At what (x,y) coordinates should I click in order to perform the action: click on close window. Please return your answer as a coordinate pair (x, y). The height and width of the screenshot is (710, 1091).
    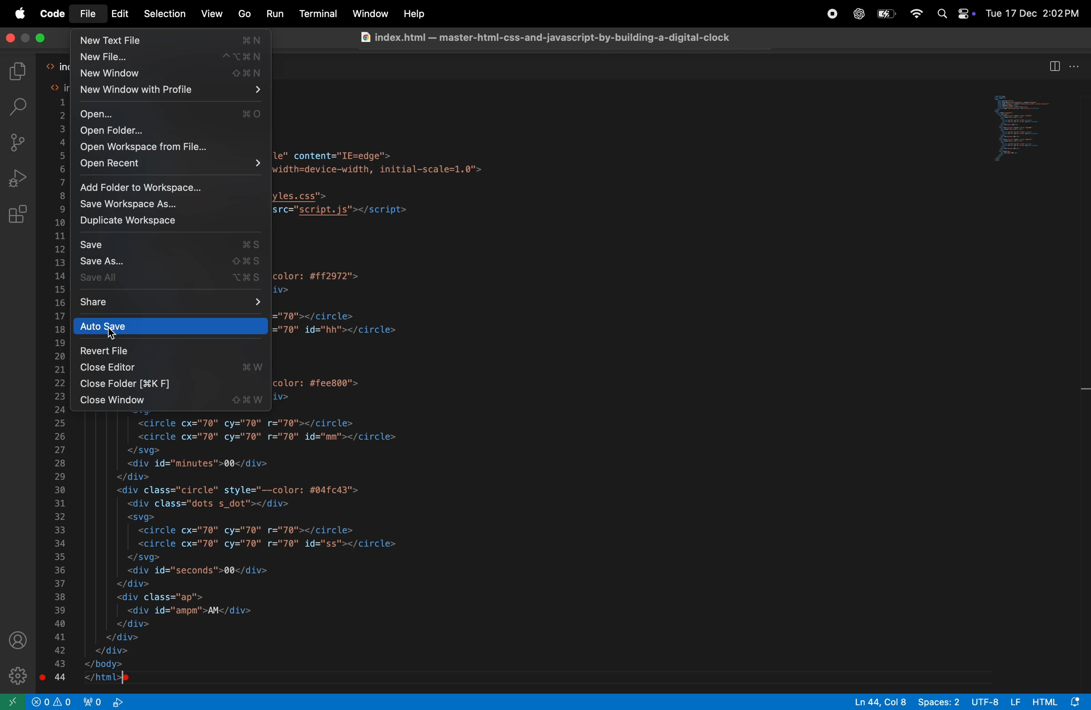
    Looking at the image, I should click on (173, 401).